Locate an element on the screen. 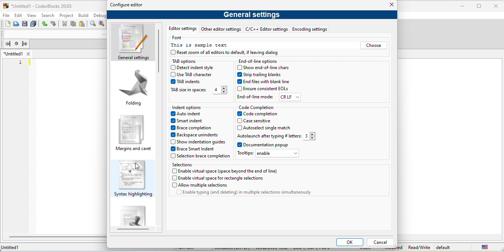  configure editor is located at coordinates (132, 5).